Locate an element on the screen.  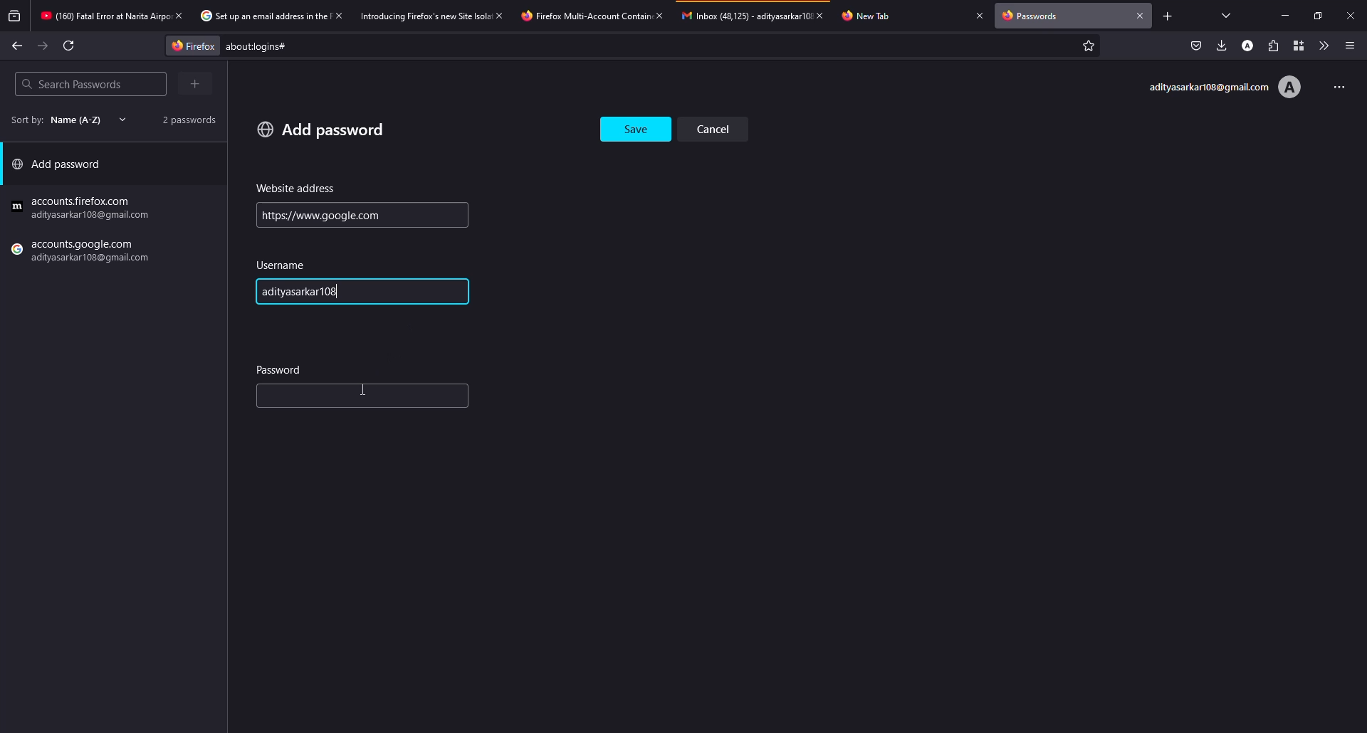
menu is located at coordinates (1350, 46).